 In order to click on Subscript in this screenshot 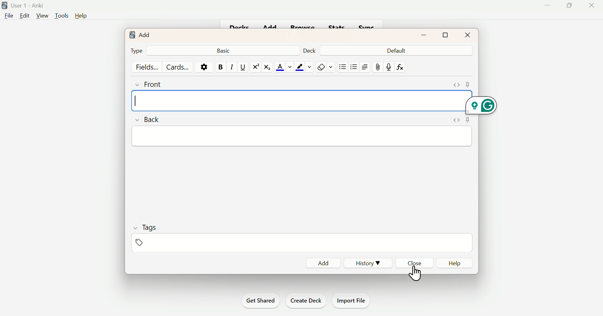, I will do `click(267, 67)`.